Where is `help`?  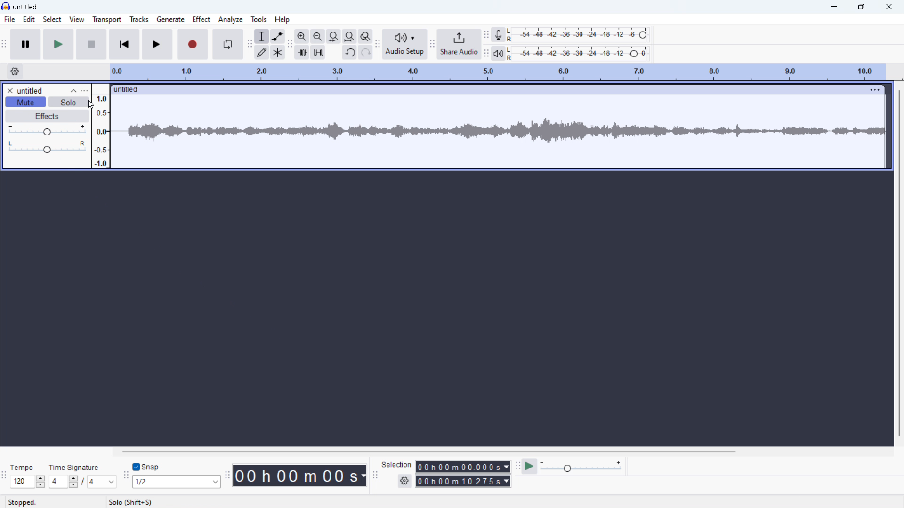
help is located at coordinates (282, 19).